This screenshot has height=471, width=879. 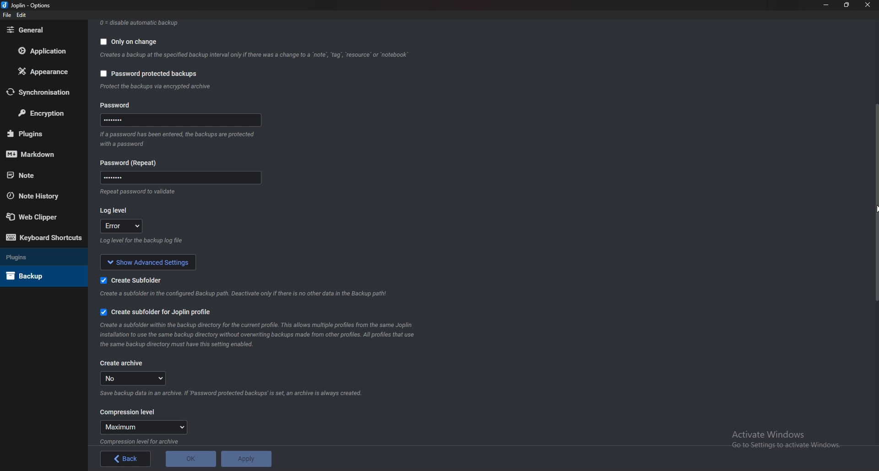 I want to click on Plugins, so click(x=41, y=133).